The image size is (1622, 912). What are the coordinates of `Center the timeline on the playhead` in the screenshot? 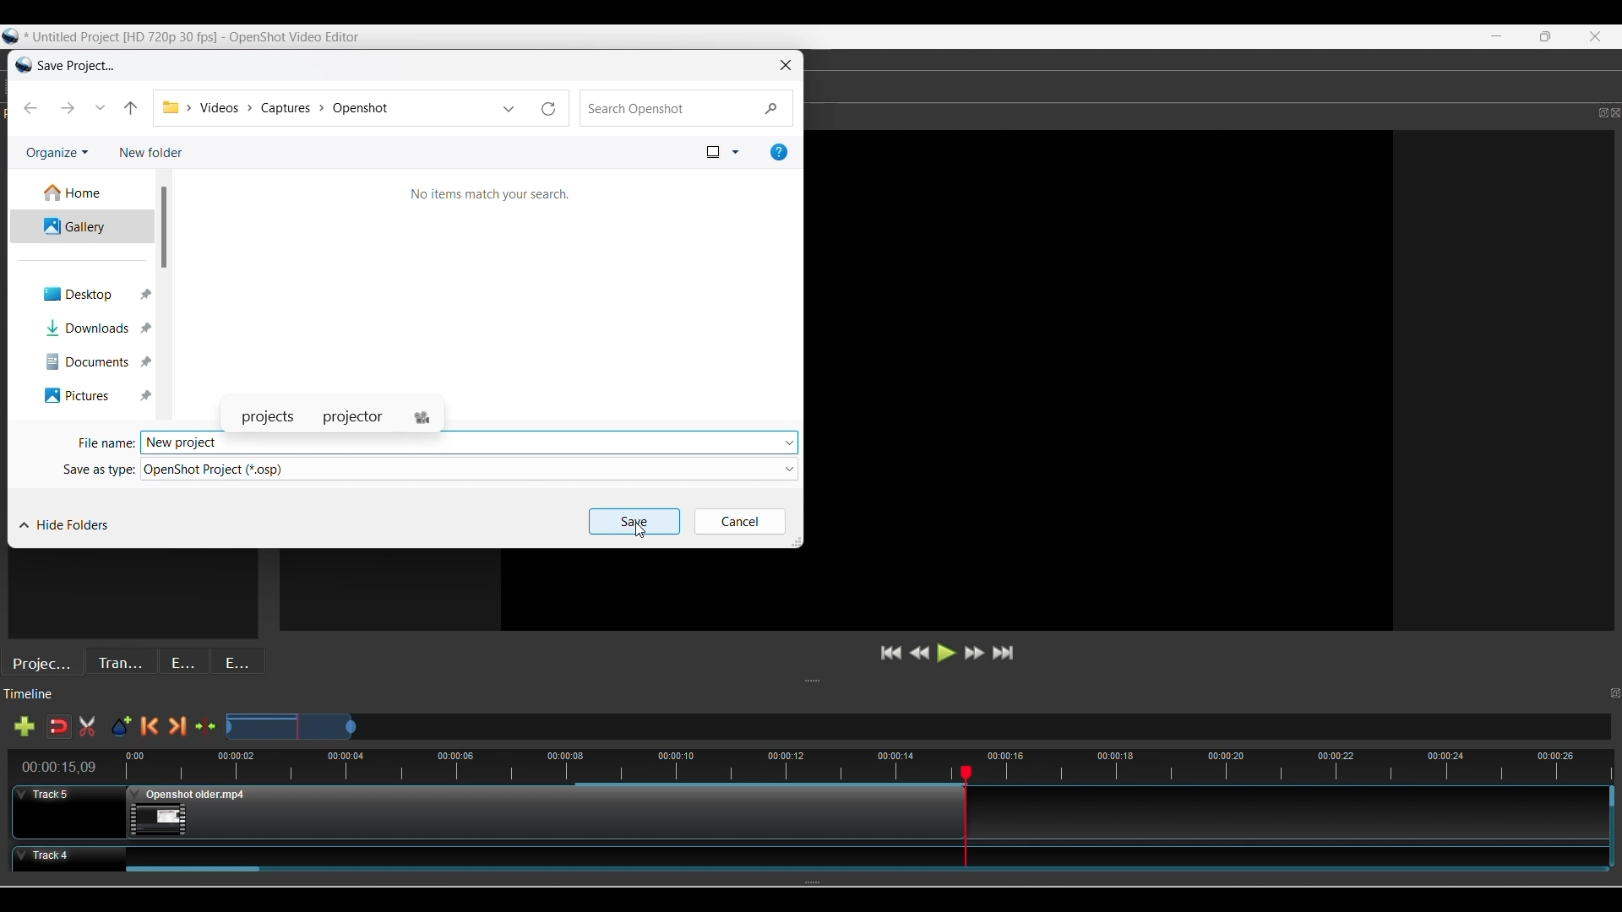 It's located at (205, 726).